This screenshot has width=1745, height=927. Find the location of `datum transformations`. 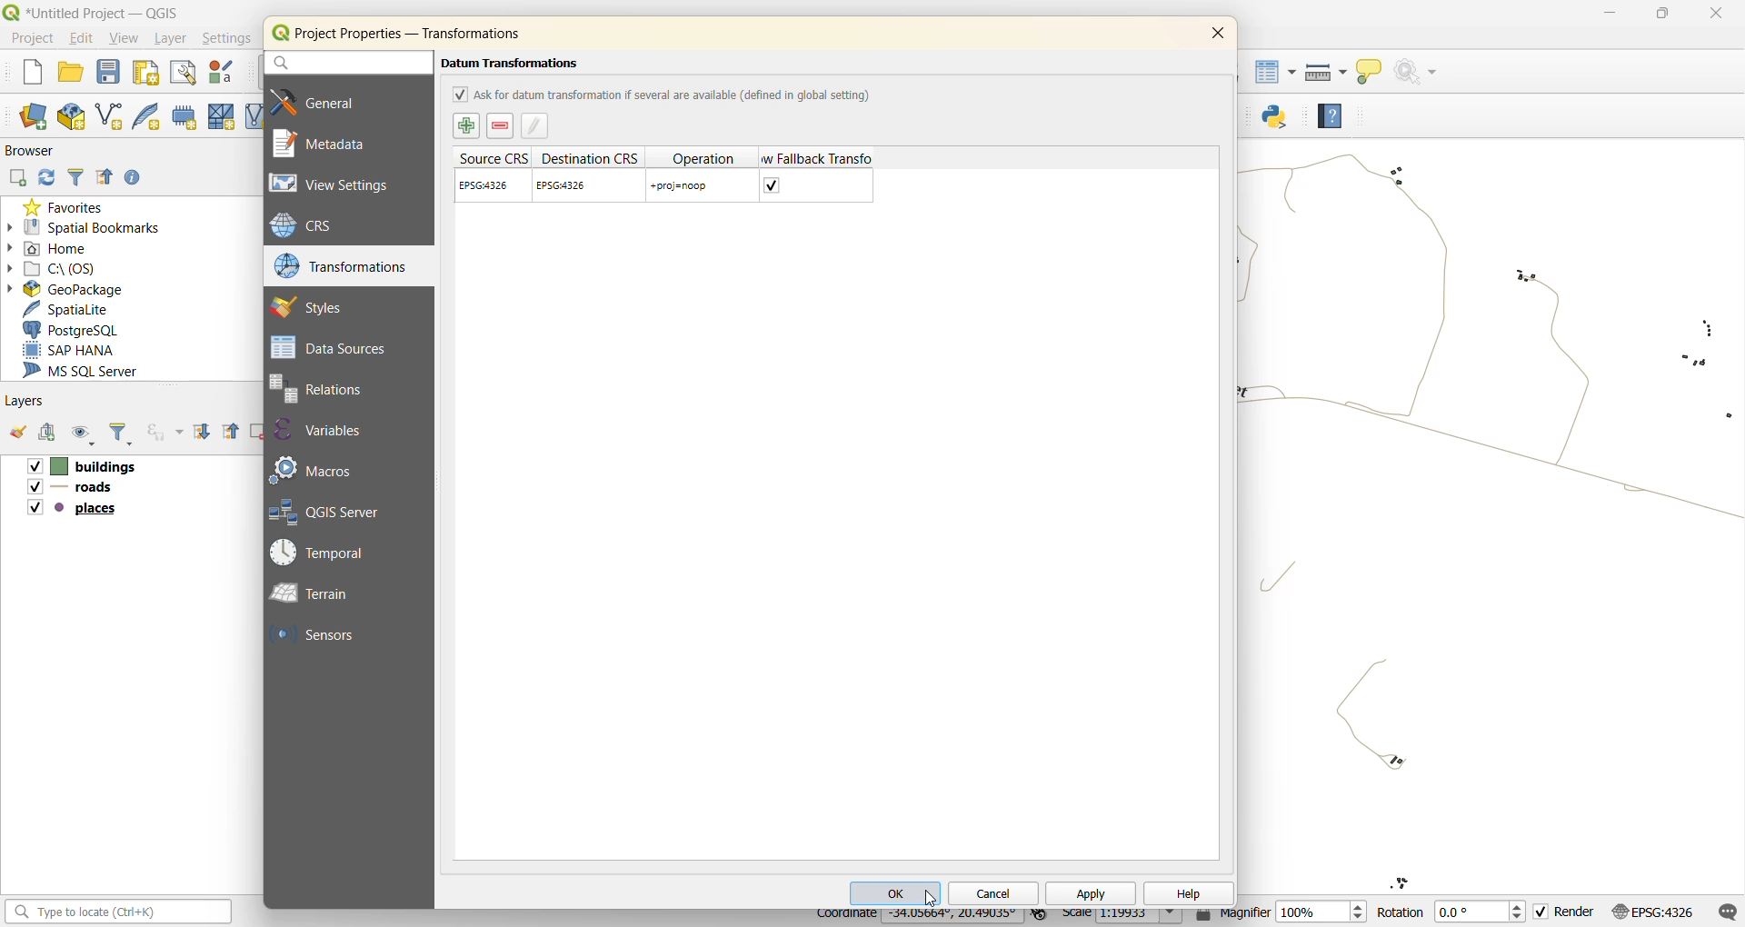

datum transformations is located at coordinates (514, 63).